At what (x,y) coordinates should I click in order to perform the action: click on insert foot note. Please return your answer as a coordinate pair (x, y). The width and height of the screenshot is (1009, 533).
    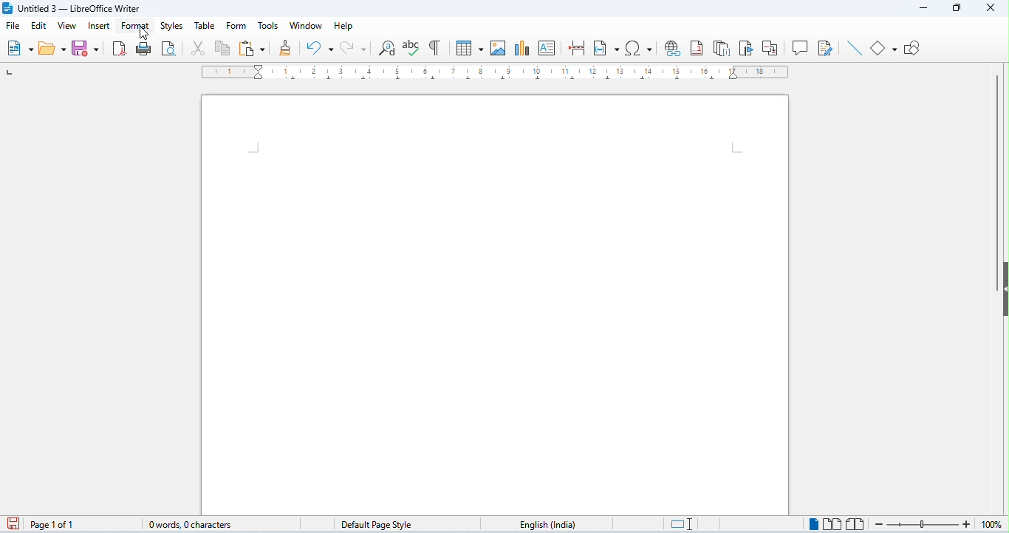
    Looking at the image, I should click on (697, 48).